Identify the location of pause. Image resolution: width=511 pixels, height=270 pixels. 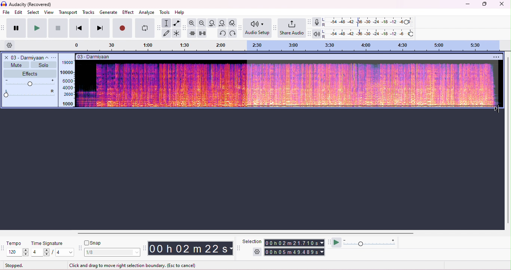
(15, 28).